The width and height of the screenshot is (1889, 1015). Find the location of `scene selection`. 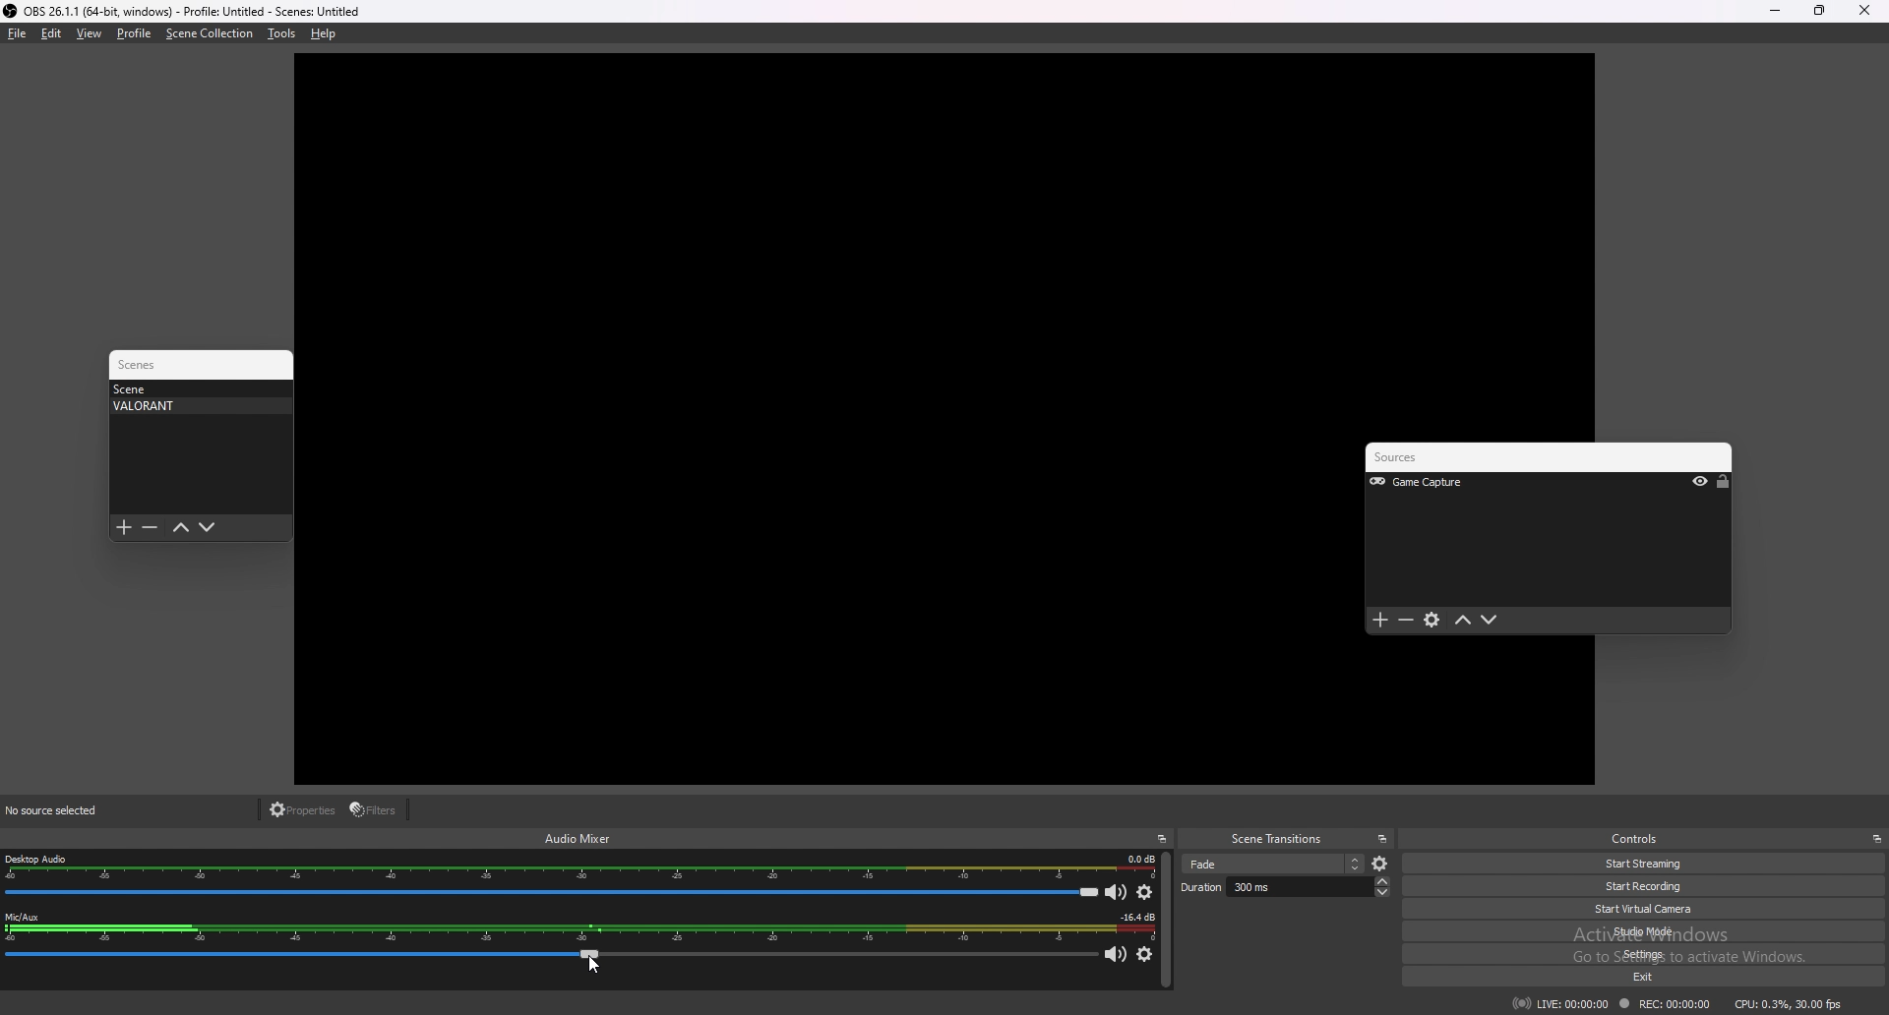

scene selection is located at coordinates (1273, 864).